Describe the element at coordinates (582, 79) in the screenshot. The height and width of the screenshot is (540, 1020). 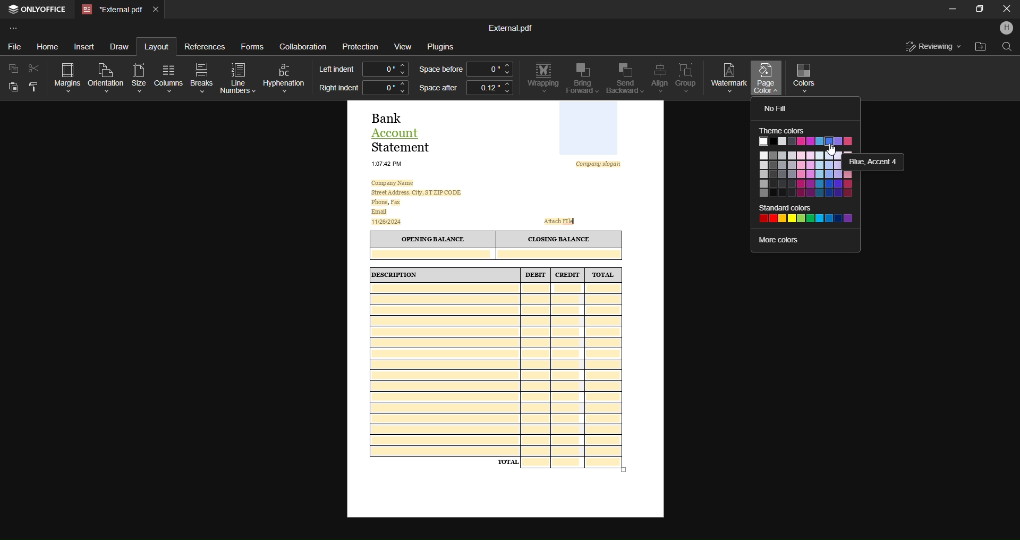
I see `Move Forward` at that location.